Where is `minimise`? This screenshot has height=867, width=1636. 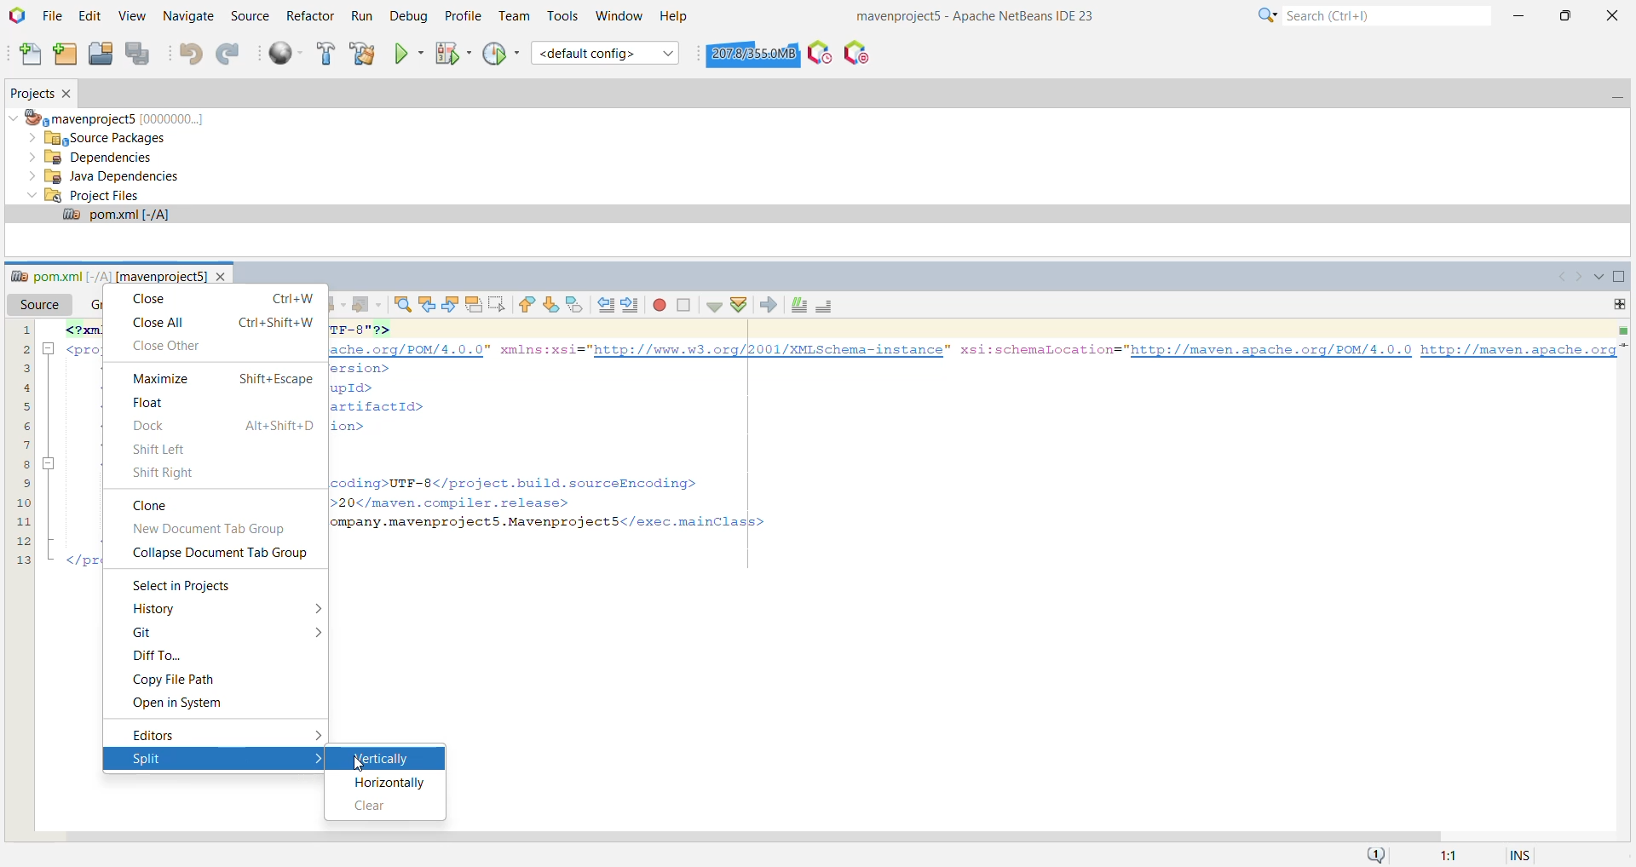
minimise is located at coordinates (50, 349).